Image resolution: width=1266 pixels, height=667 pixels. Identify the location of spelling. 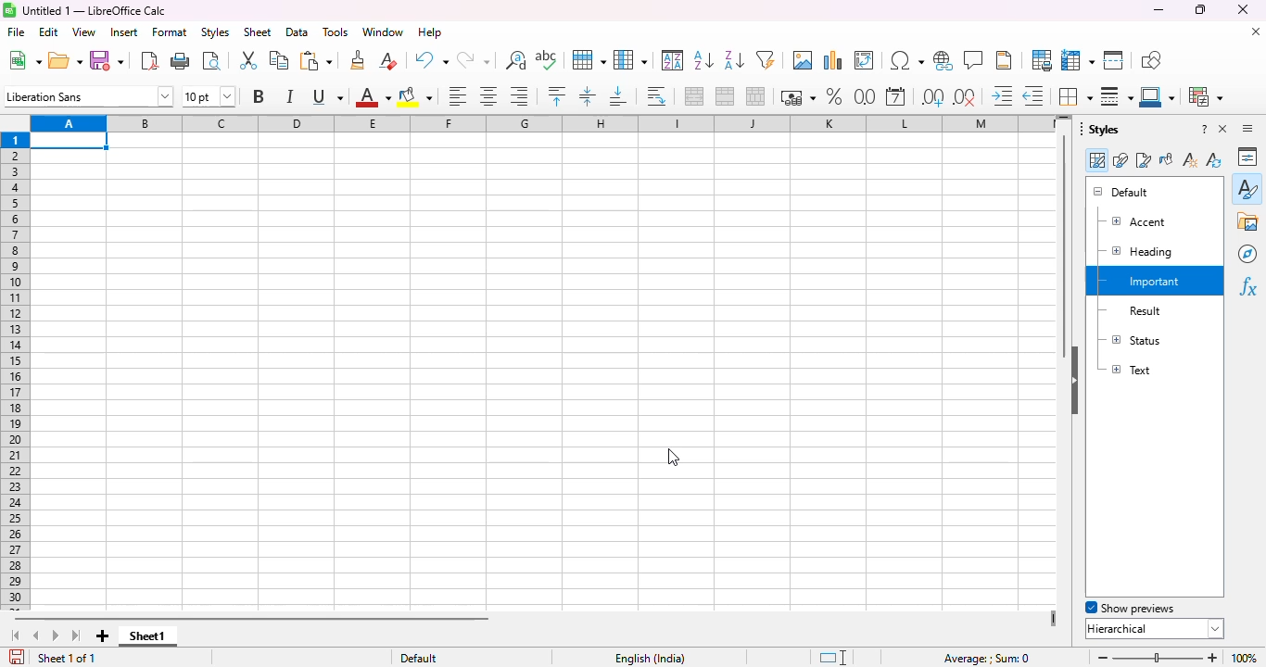
(547, 59).